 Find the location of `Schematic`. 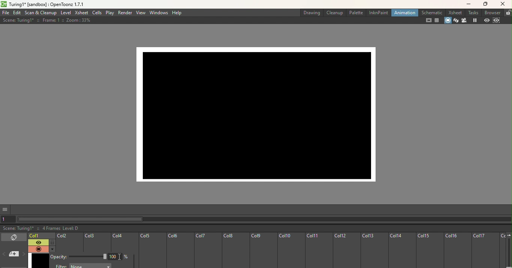

Schematic is located at coordinates (430, 12).